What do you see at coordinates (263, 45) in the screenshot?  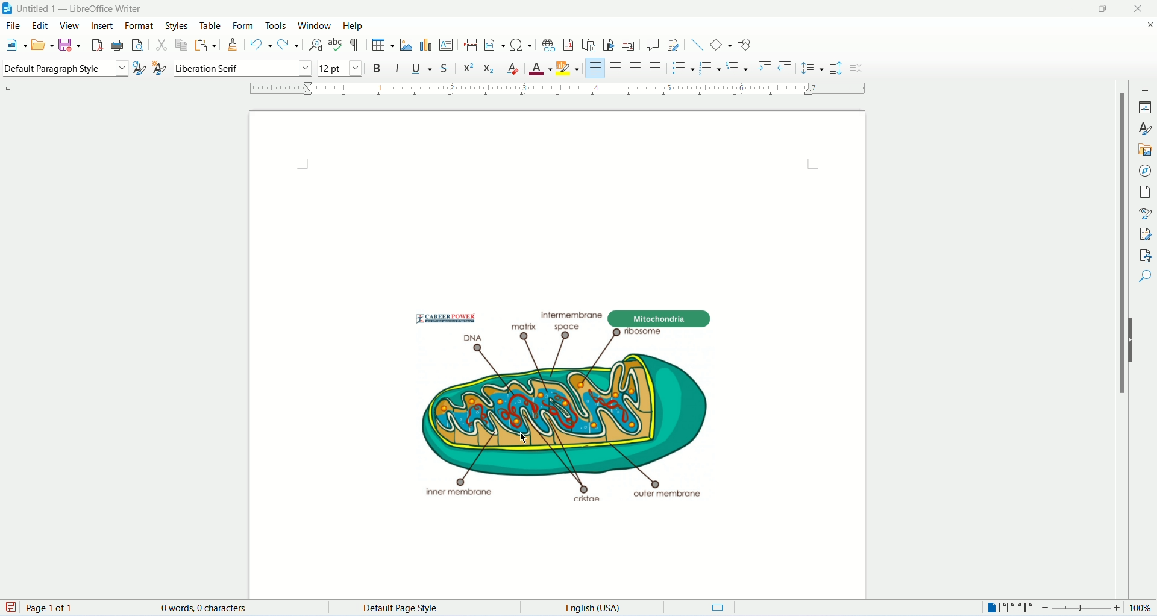 I see `undo` at bounding box center [263, 45].